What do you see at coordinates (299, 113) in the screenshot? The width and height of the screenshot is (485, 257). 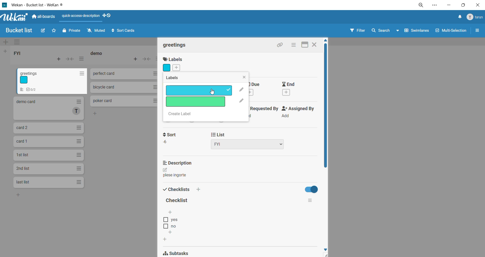 I see `assigned by` at bounding box center [299, 113].